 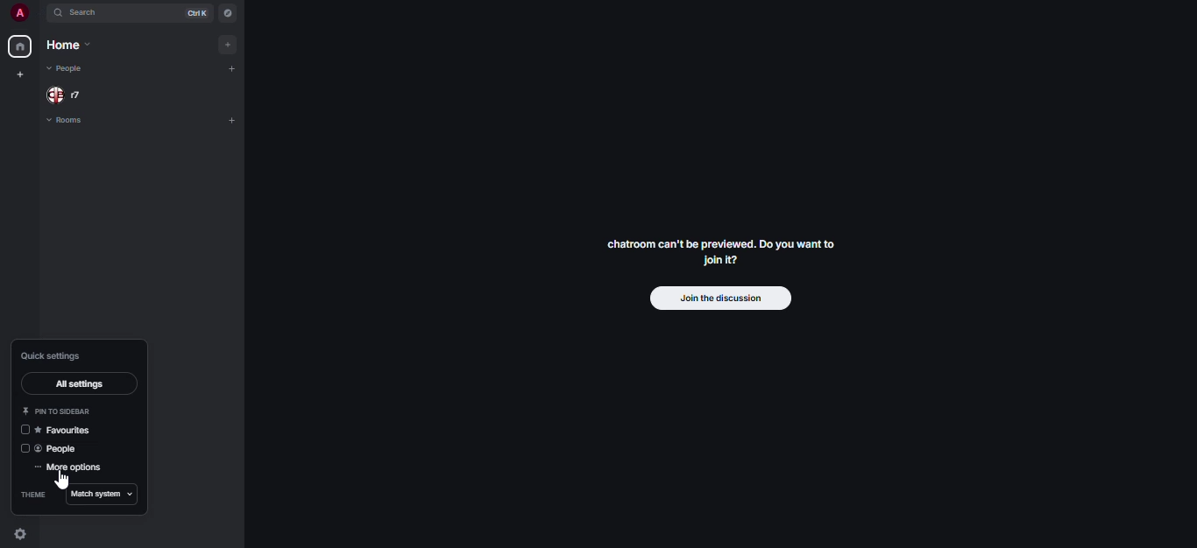 What do you see at coordinates (230, 11) in the screenshot?
I see `navigator` at bounding box center [230, 11].